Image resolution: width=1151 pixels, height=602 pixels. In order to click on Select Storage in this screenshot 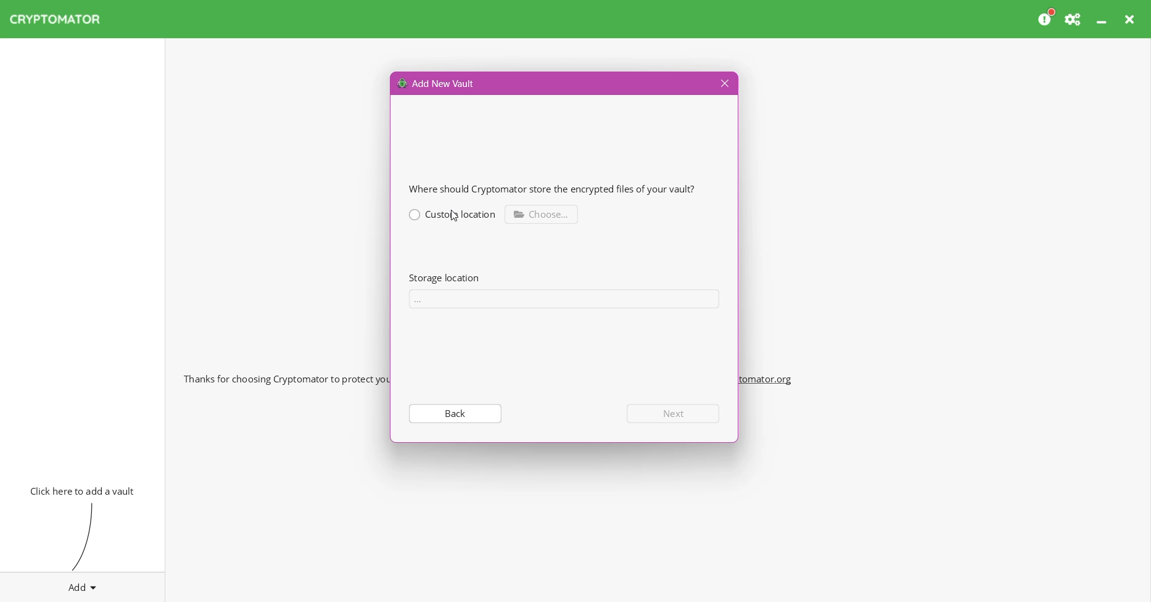, I will do `click(569, 299)`.